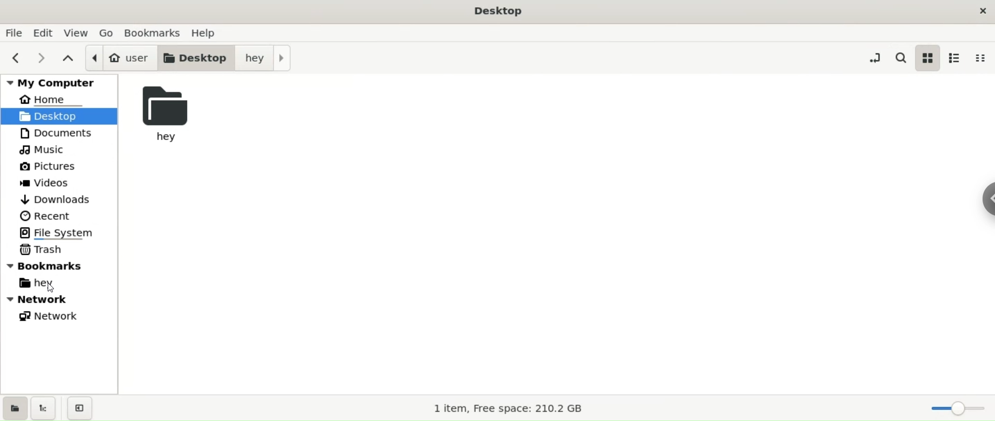  Describe the element at coordinates (56, 201) in the screenshot. I see `downloads` at that location.